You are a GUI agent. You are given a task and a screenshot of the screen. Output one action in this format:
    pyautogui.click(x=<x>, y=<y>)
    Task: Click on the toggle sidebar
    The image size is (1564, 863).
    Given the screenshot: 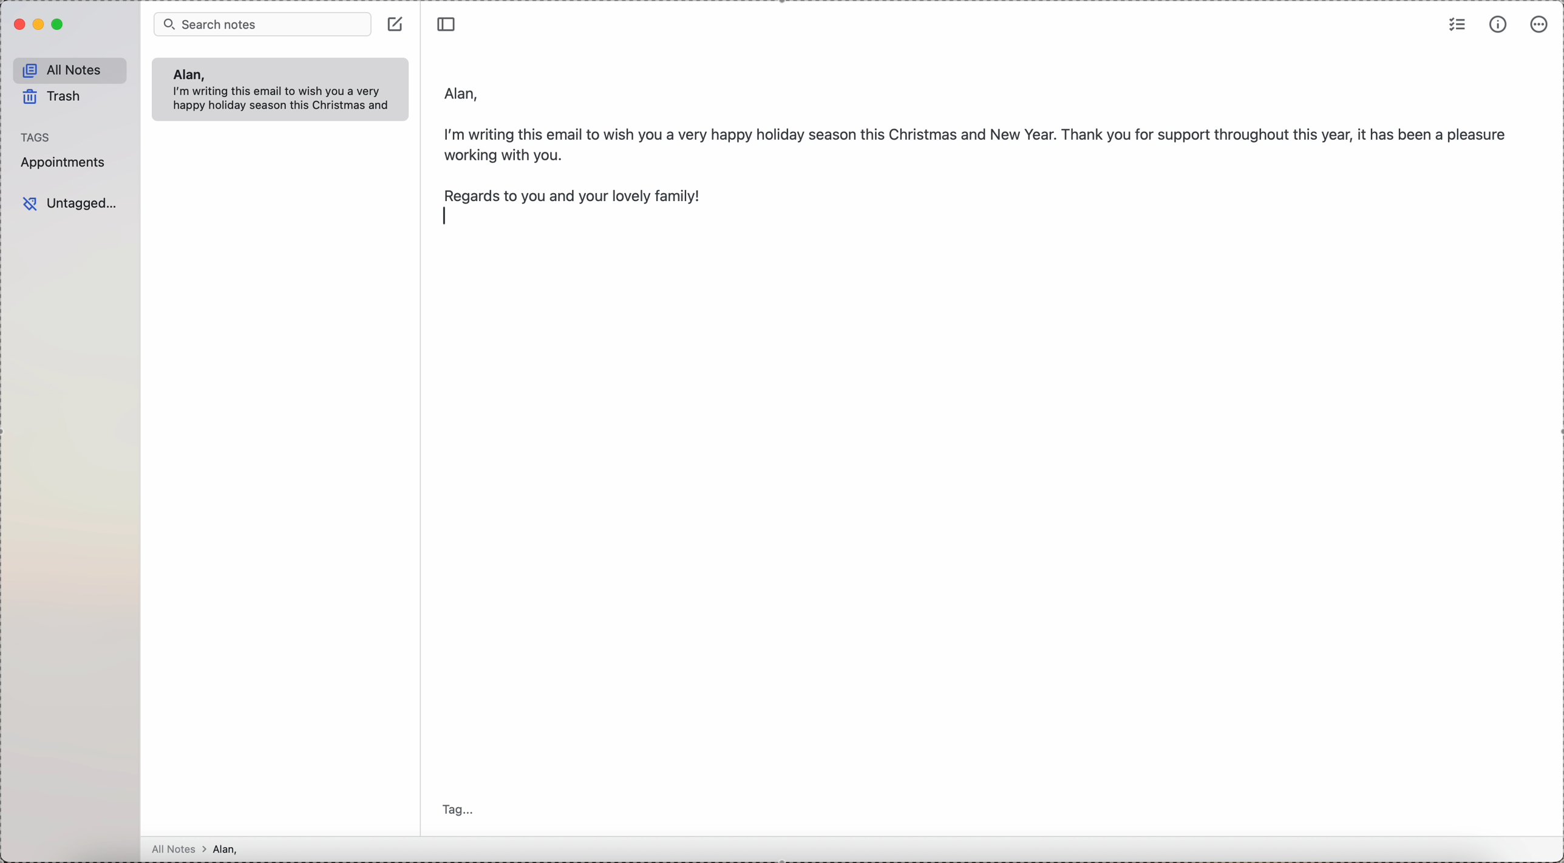 What is the action you would take?
    pyautogui.click(x=448, y=22)
    